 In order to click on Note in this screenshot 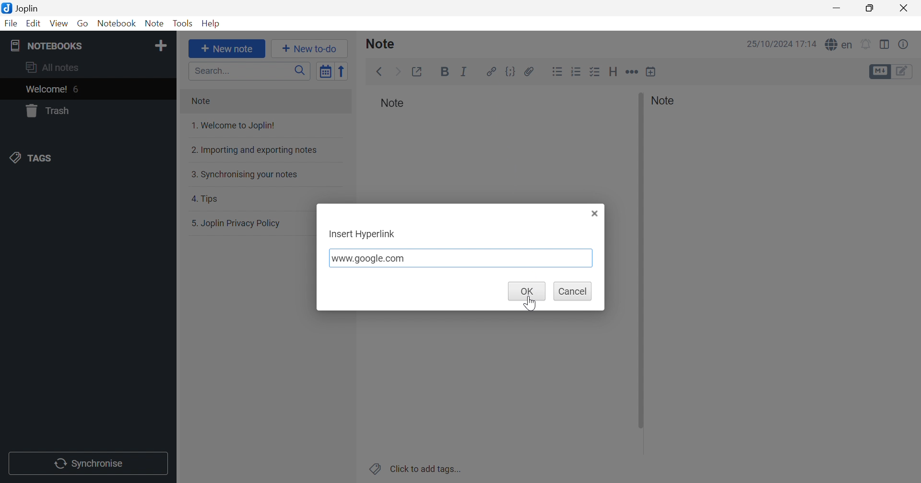, I will do `click(385, 44)`.